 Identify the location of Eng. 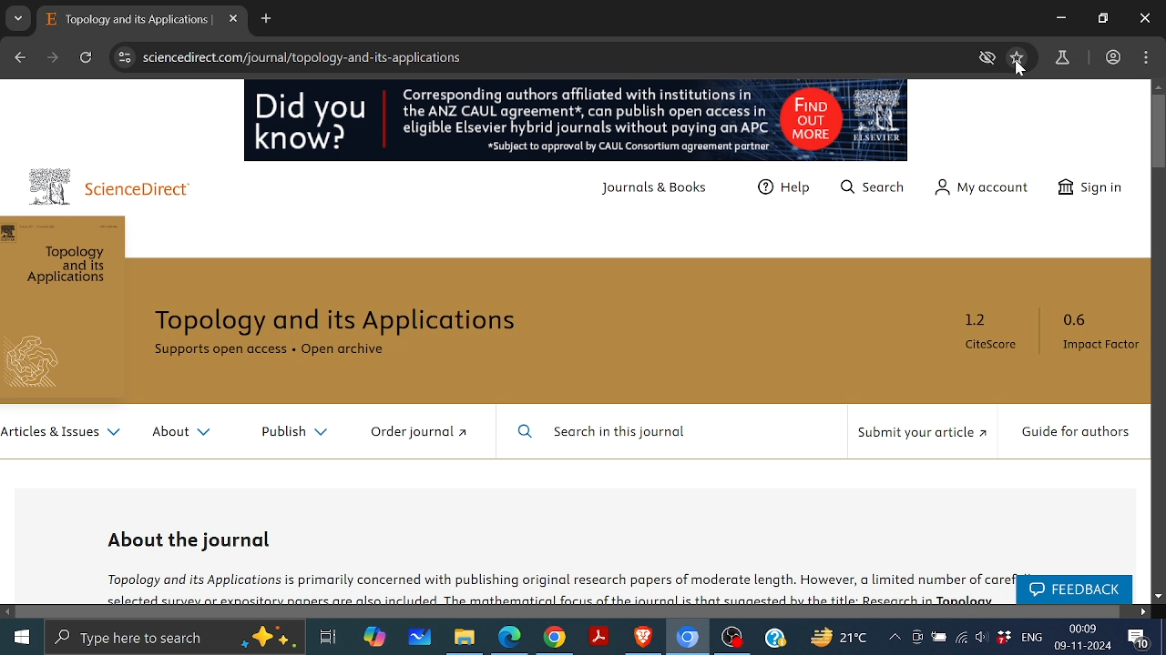
(1032, 637).